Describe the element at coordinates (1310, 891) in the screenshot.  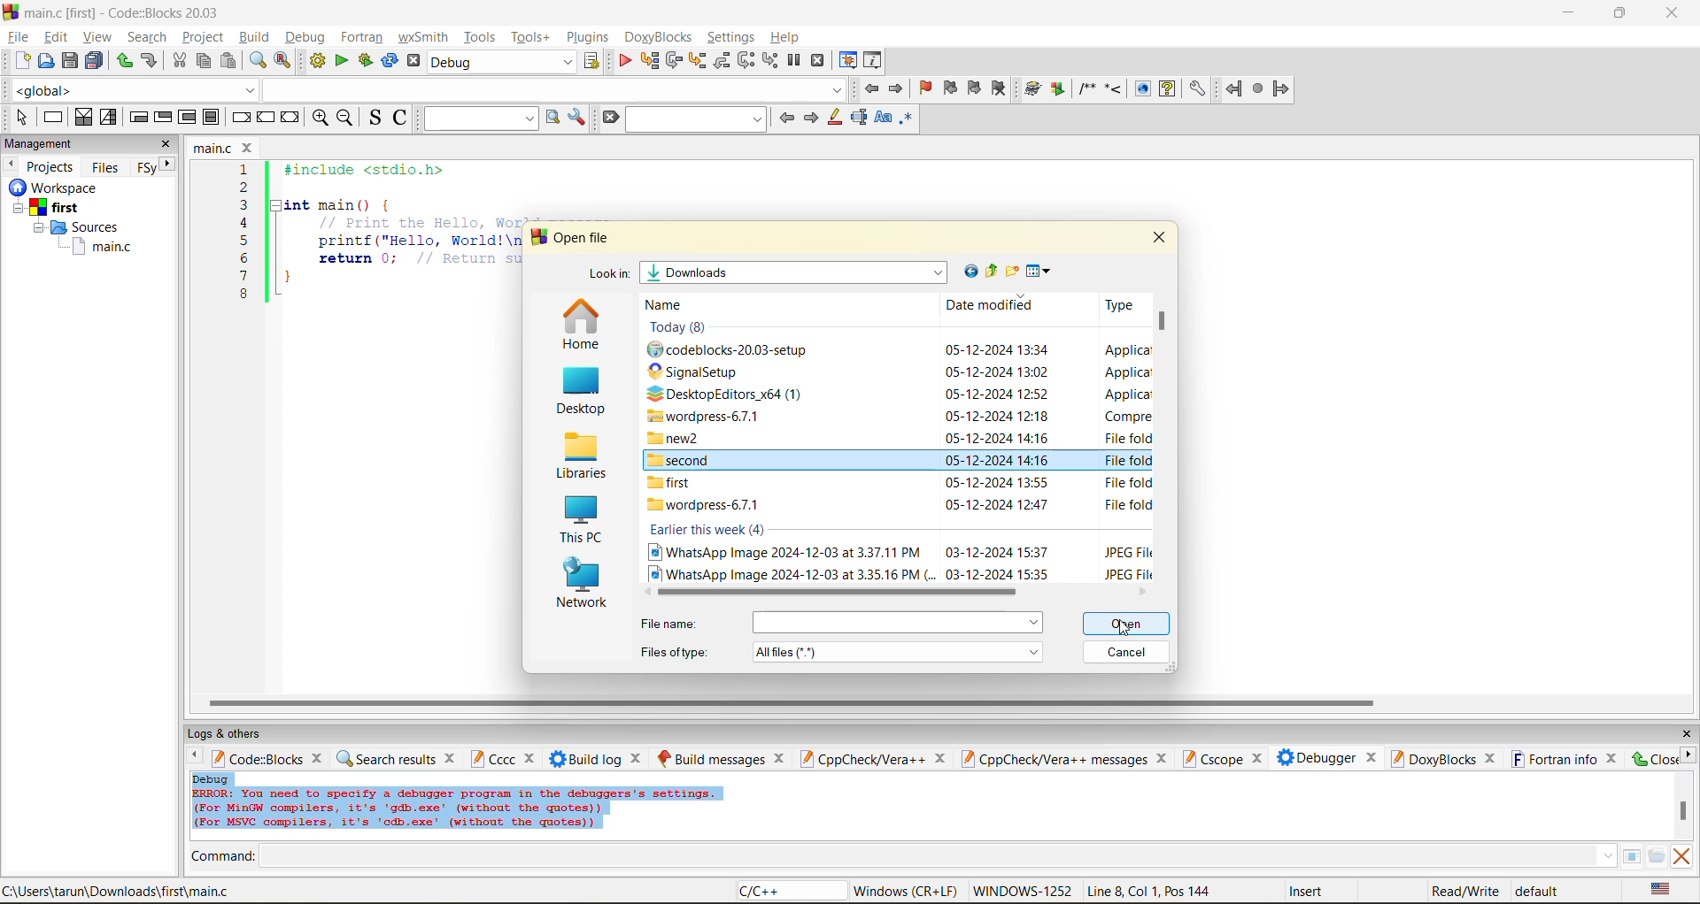
I see `insert` at that location.